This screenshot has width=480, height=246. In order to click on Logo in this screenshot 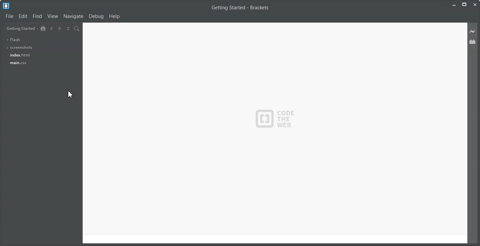, I will do `click(275, 118)`.